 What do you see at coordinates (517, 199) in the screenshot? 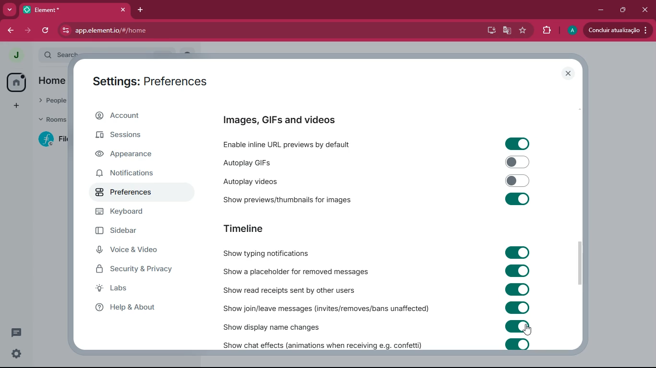
I see `toggle on/off` at bounding box center [517, 199].